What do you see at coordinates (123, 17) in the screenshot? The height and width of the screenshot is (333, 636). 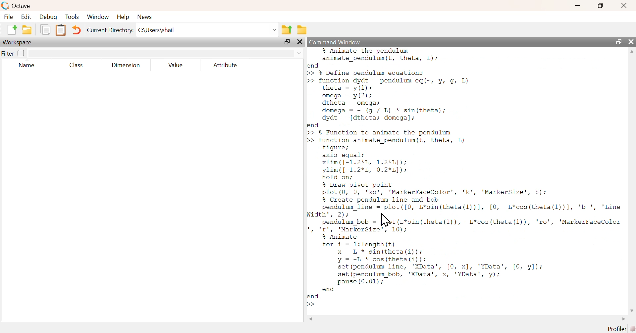 I see `Help` at bounding box center [123, 17].